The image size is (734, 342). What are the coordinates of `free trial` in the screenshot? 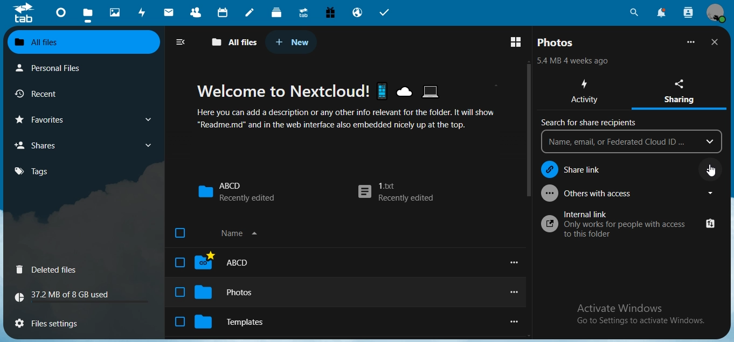 It's located at (330, 13).